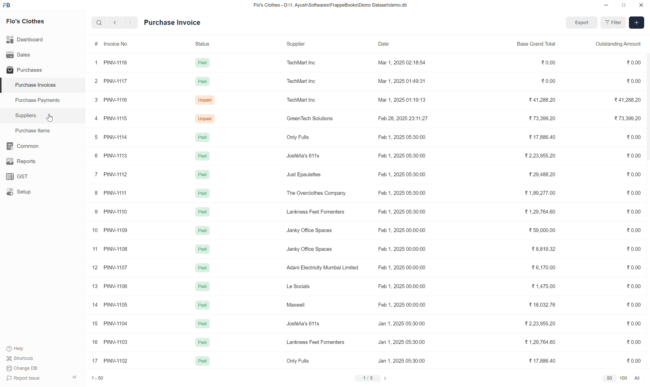 The height and width of the screenshot is (387, 650). What do you see at coordinates (26, 378) in the screenshot?
I see `Report Issue` at bounding box center [26, 378].